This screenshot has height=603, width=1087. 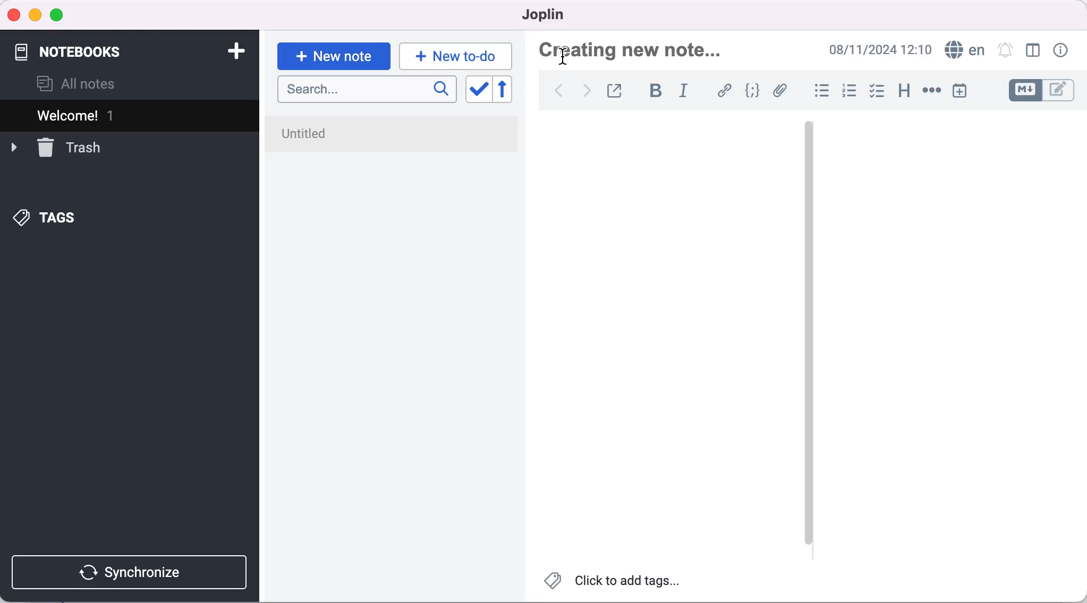 What do you see at coordinates (587, 91) in the screenshot?
I see `forward` at bounding box center [587, 91].